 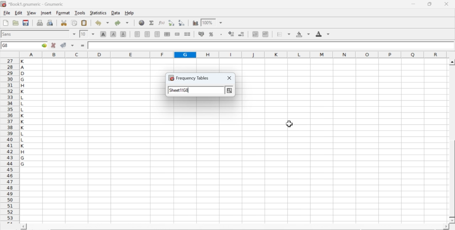 What do you see at coordinates (114, 34) in the screenshot?
I see `italic` at bounding box center [114, 34].